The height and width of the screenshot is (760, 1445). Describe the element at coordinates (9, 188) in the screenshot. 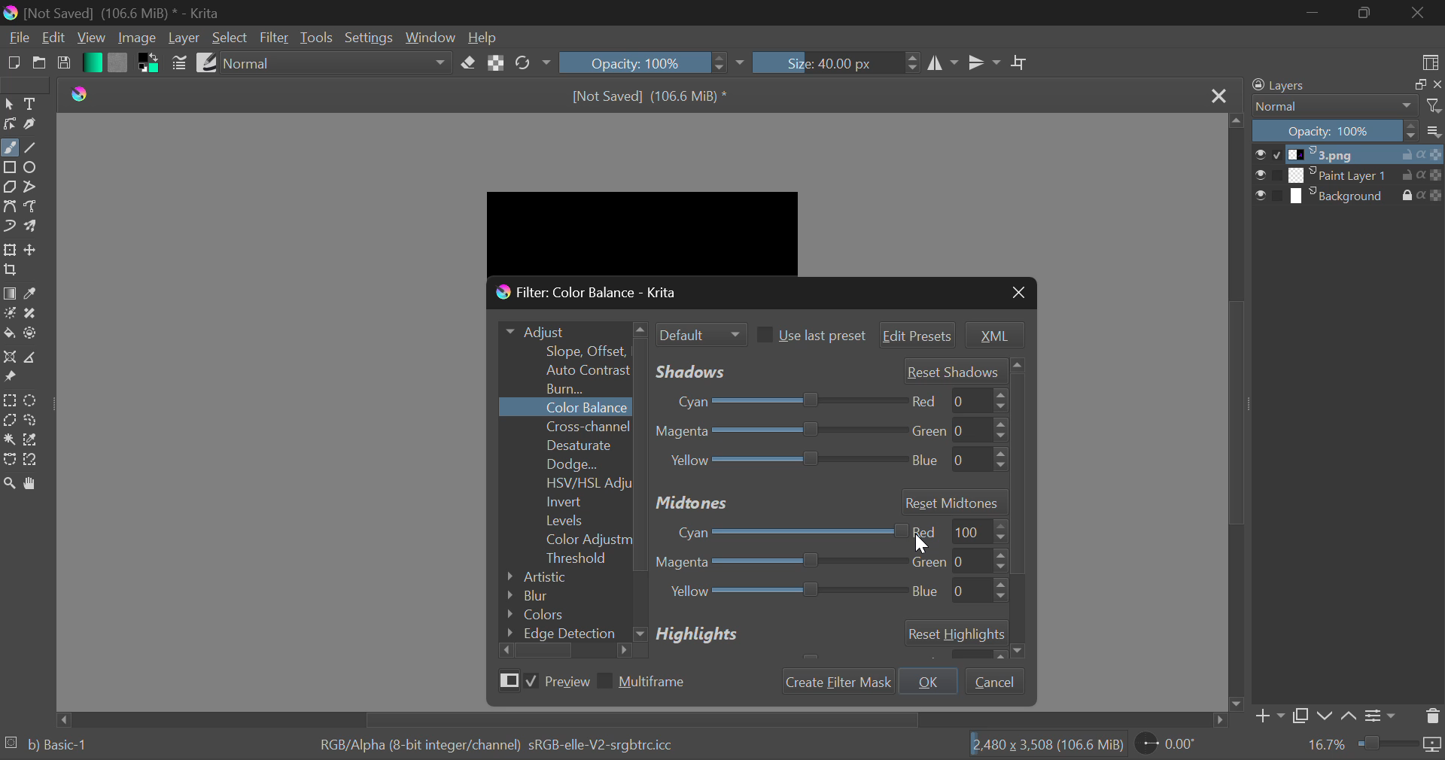

I see `Polygons` at that location.